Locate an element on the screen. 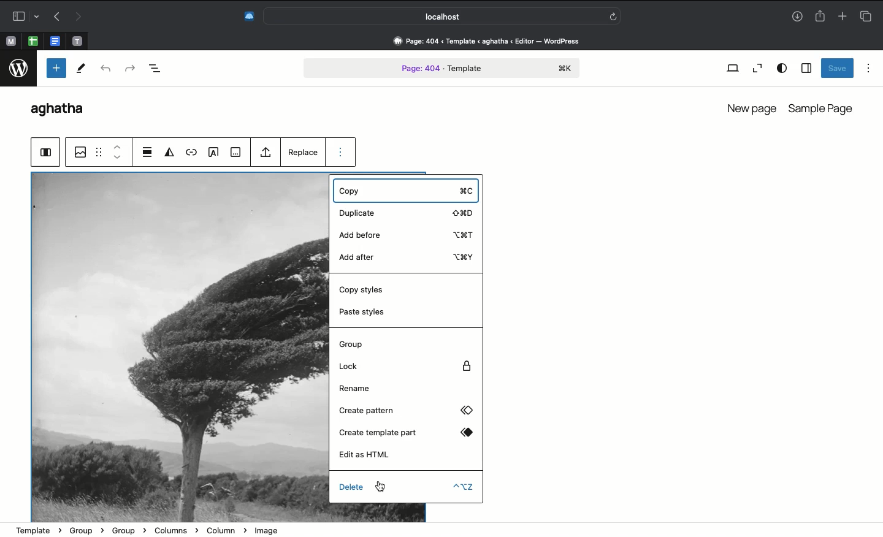 This screenshot has height=537, width=883. Lock is located at coordinates (407, 367).